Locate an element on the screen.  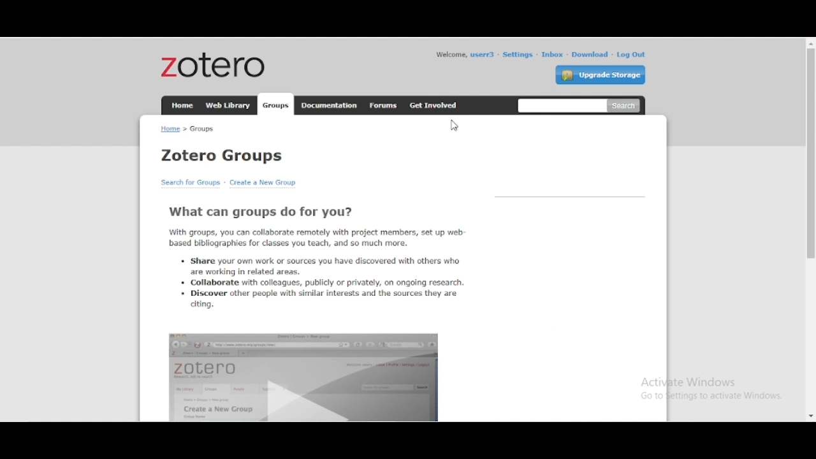
groups is located at coordinates (203, 129).